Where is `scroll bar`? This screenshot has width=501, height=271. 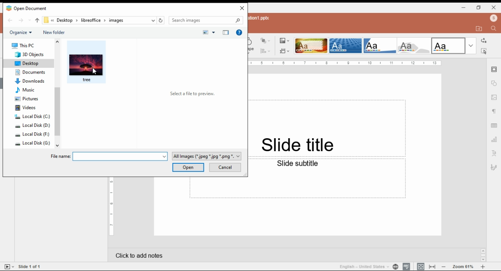 scroll bar is located at coordinates (57, 93).